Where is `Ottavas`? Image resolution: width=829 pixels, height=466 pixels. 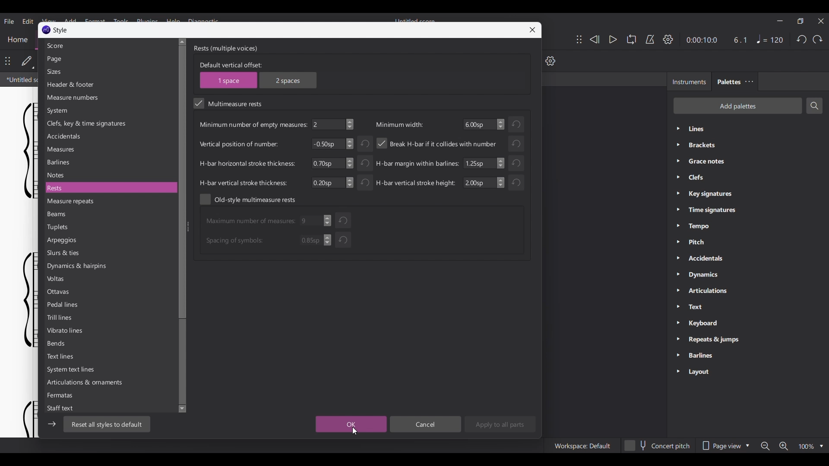 Ottavas is located at coordinates (110, 292).